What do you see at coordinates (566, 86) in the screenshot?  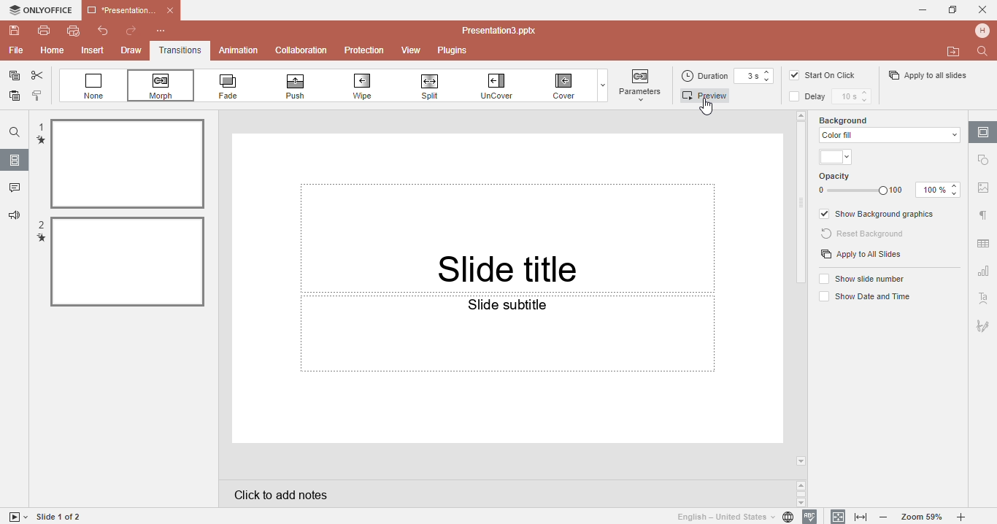 I see `Cover` at bounding box center [566, 86].